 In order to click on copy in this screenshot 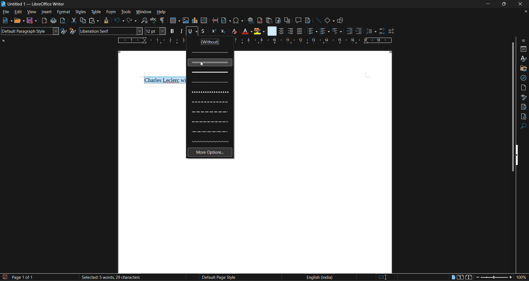, I will do `click(82, 20)`.